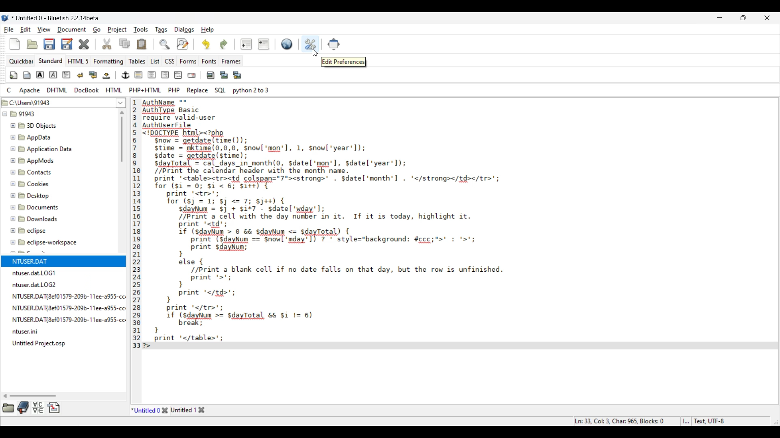 The width and height of the screenshot is (780, 438). I want to click on Move, so click(334, 44).